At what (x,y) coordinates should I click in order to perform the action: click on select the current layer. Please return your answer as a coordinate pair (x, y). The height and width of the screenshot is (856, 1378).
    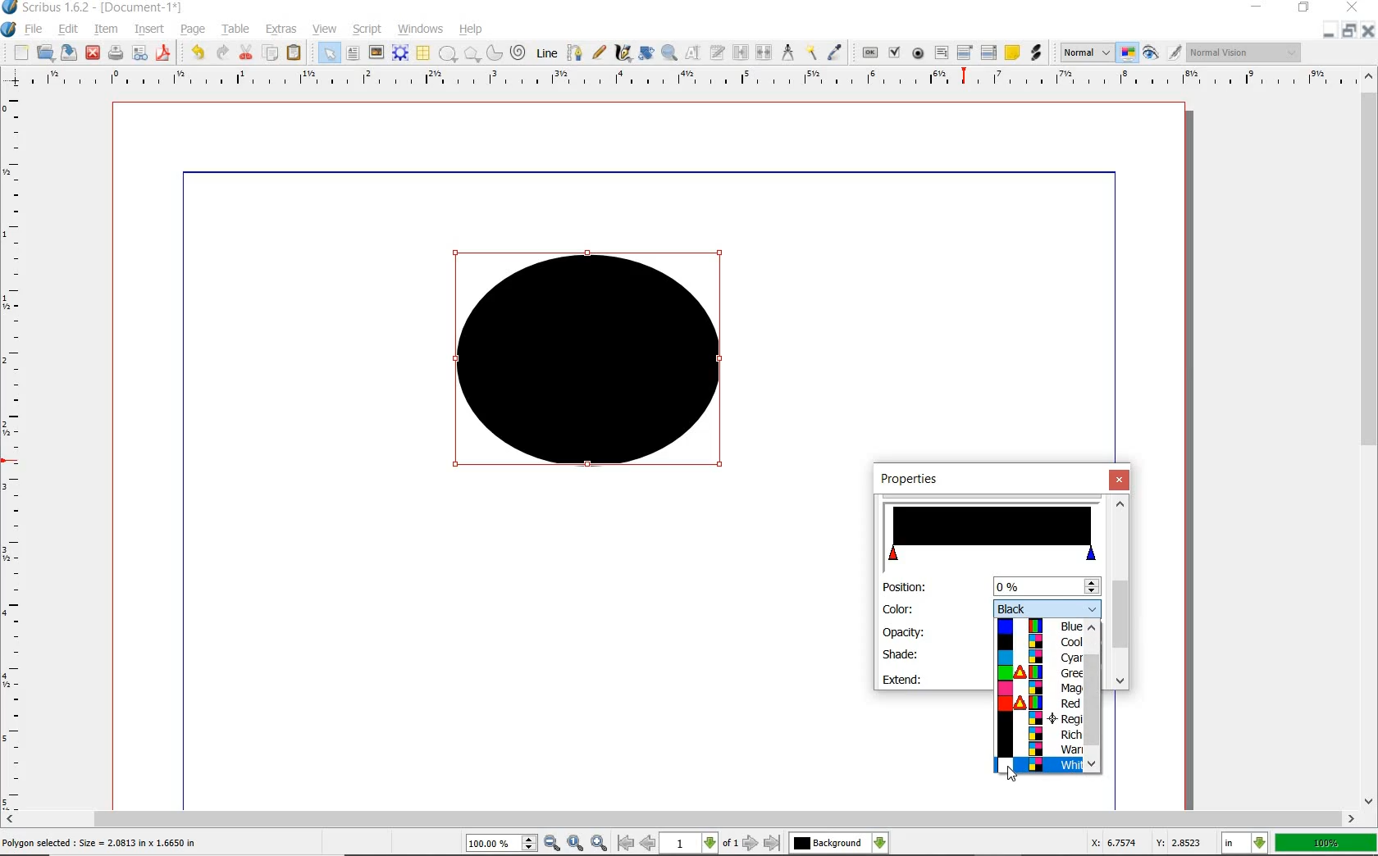
    Looking at the image, I should click on (880, 843).